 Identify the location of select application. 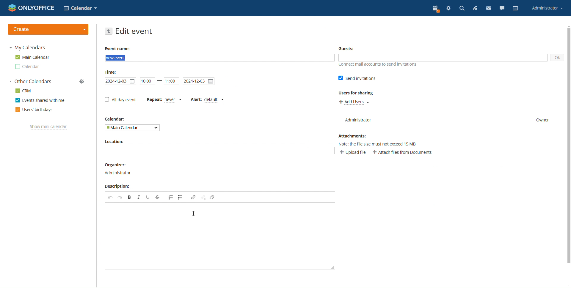
(80, 8).